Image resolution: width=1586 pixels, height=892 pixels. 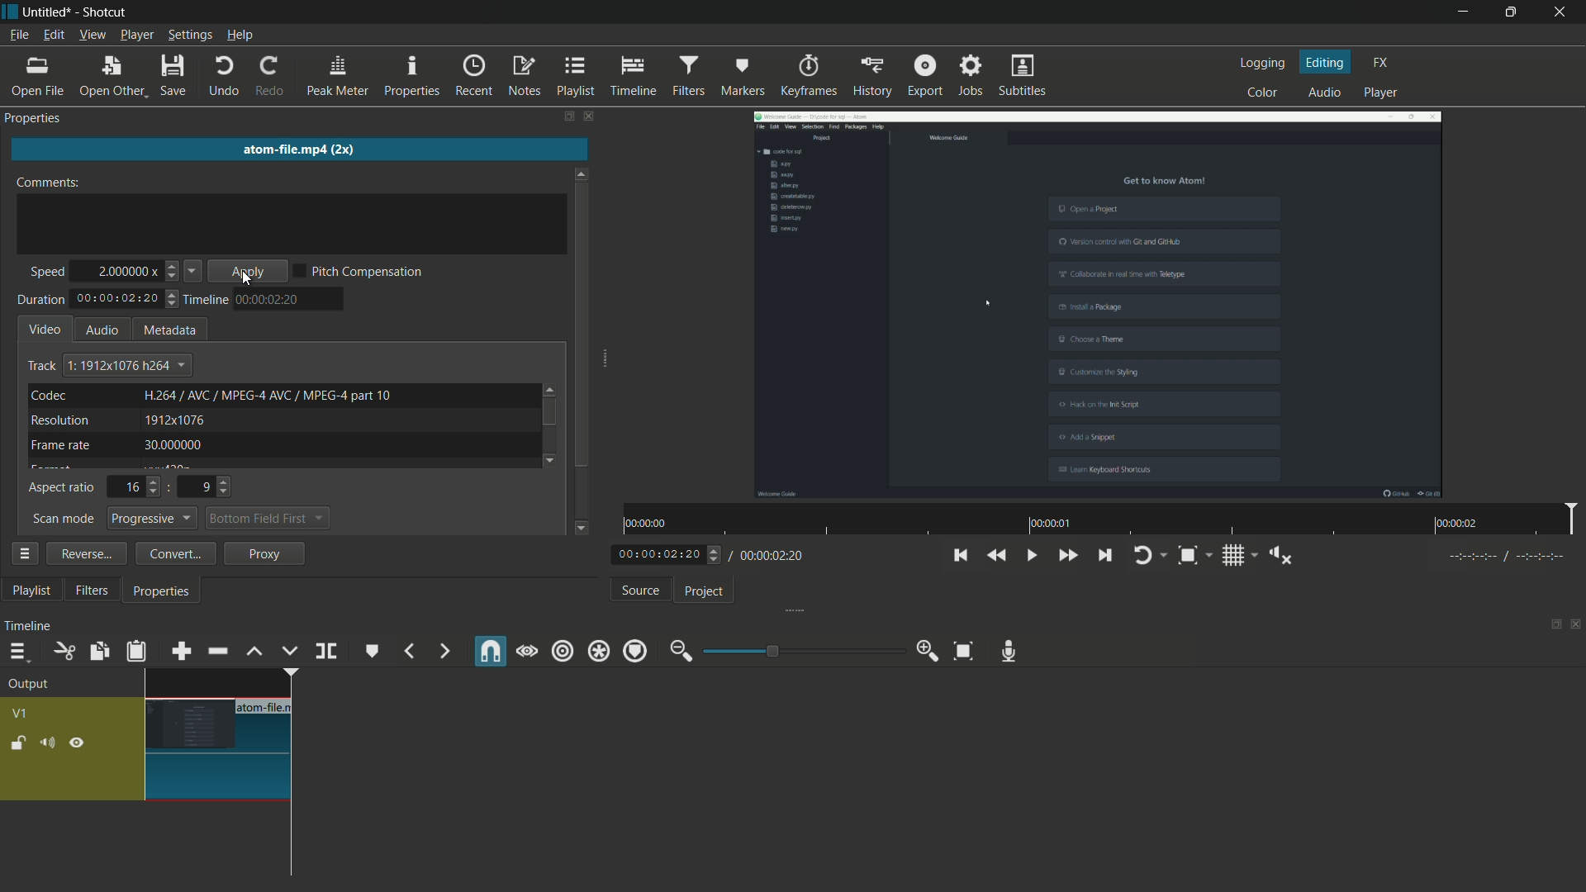 What do you see at coordinates (257, 271) in the screenshot?
I see `apply` at bounding box center [257, 271].